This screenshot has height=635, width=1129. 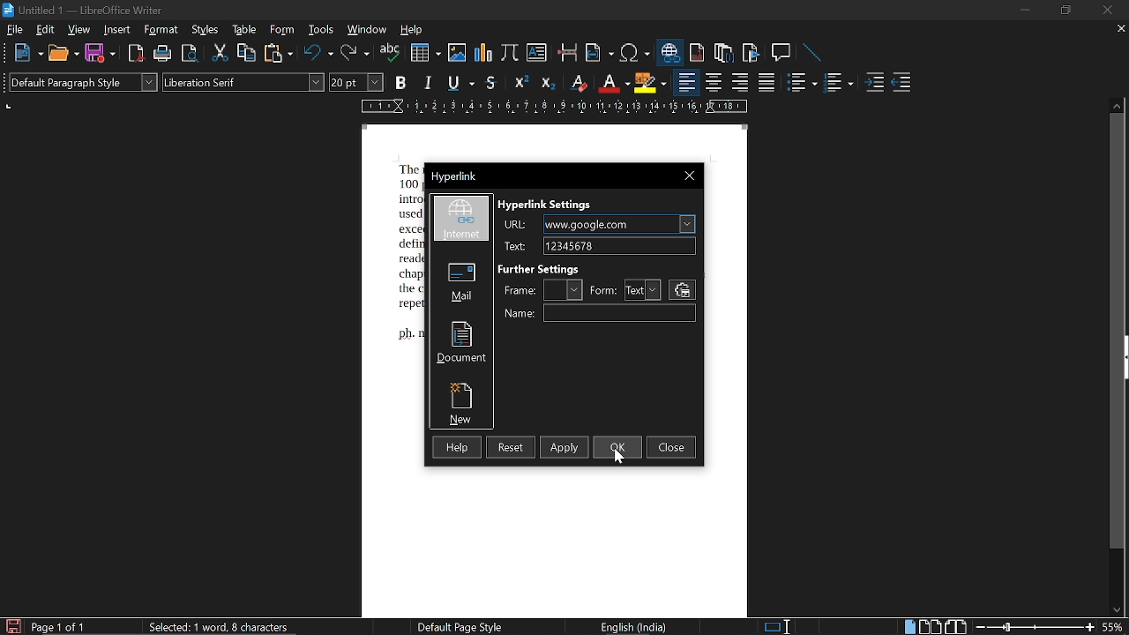 What do you see at coordinates (460, 627) in the screenshot?
I see `Default page style` at bounding box center [460, 627].